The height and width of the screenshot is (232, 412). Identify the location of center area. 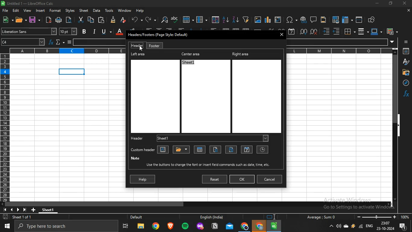
(205, 91).